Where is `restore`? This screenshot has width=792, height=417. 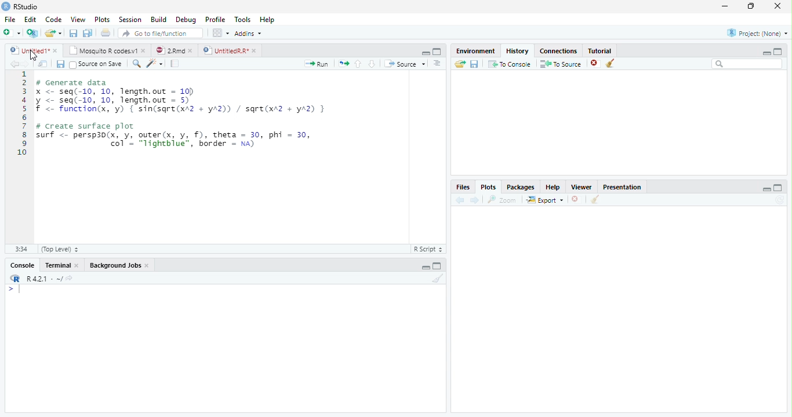 restore is located at coordinates (751, 6).